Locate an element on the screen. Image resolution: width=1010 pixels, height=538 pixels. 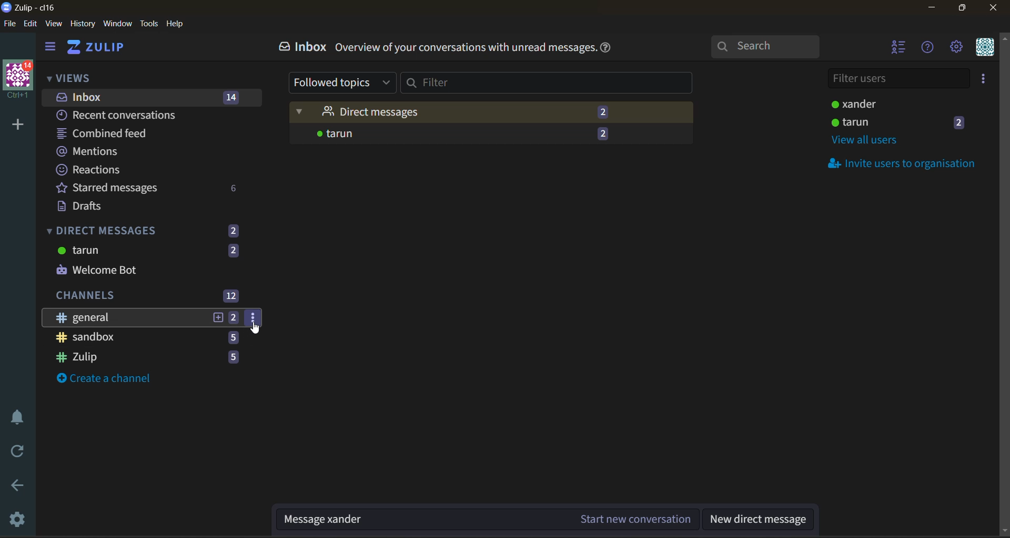
followed topics is located at coordinates (342, 82).